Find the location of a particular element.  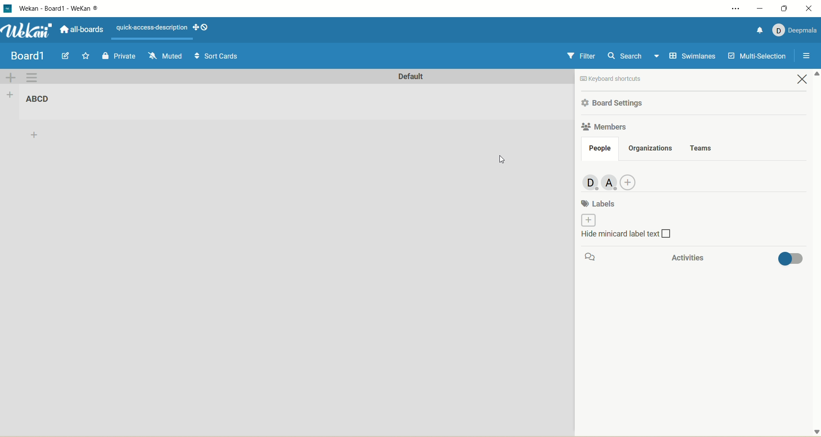

organizations is located at coordinates (651, 148).